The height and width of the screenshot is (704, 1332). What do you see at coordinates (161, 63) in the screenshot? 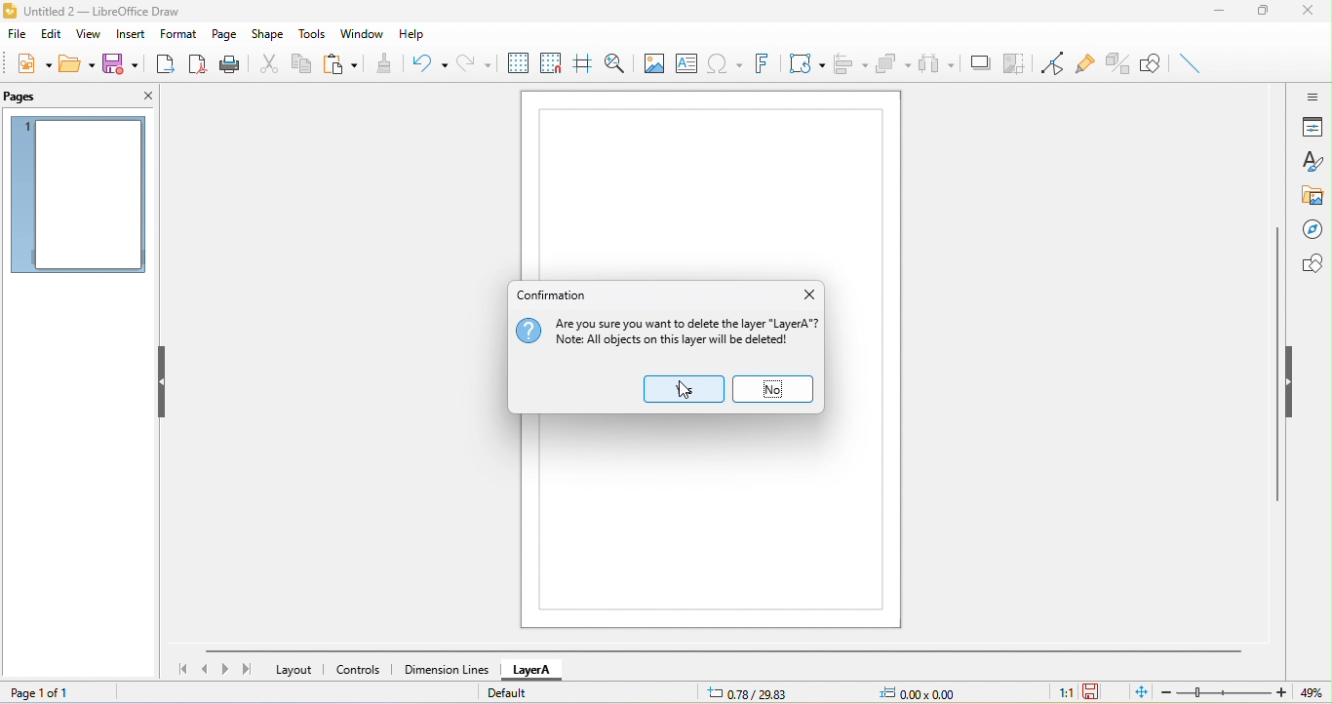
I see `export` at bounding box center [161, 63].